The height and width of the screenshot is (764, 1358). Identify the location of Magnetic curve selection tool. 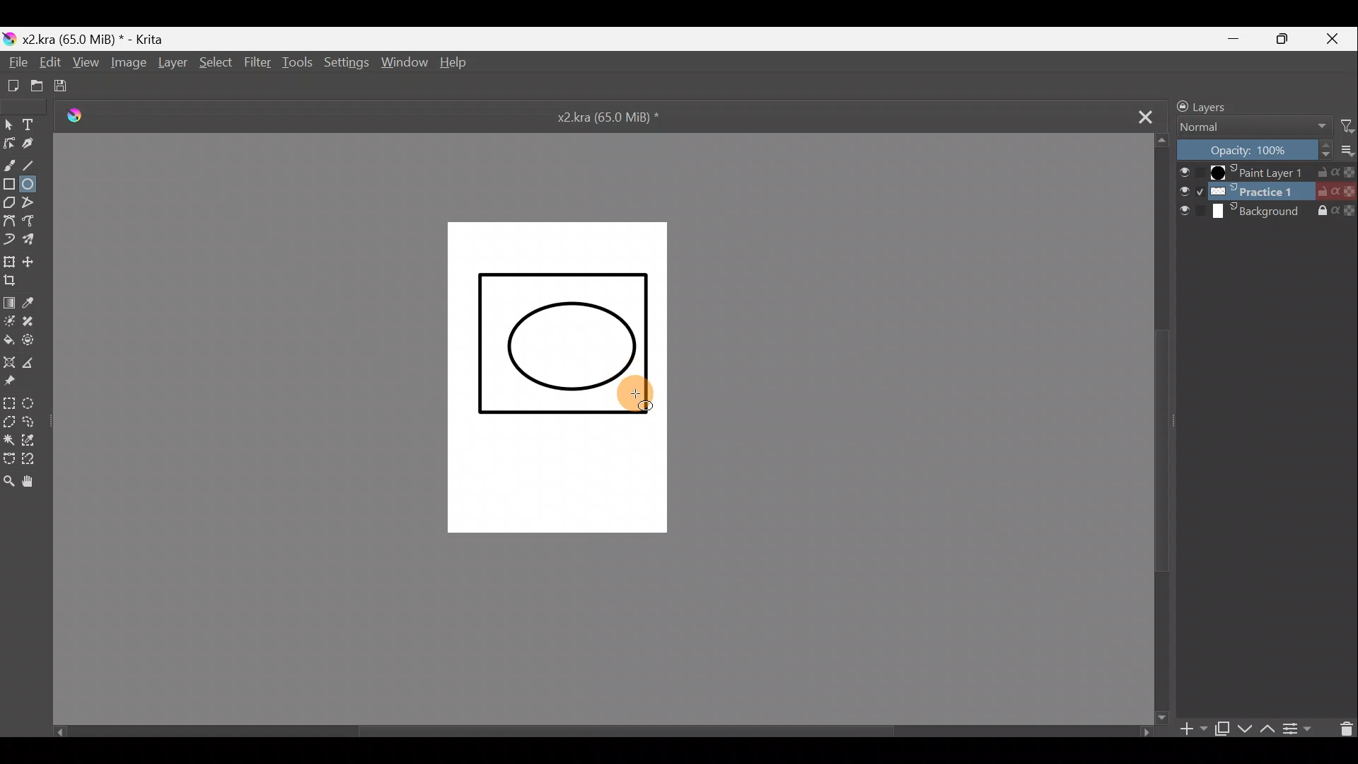
(35, 460).